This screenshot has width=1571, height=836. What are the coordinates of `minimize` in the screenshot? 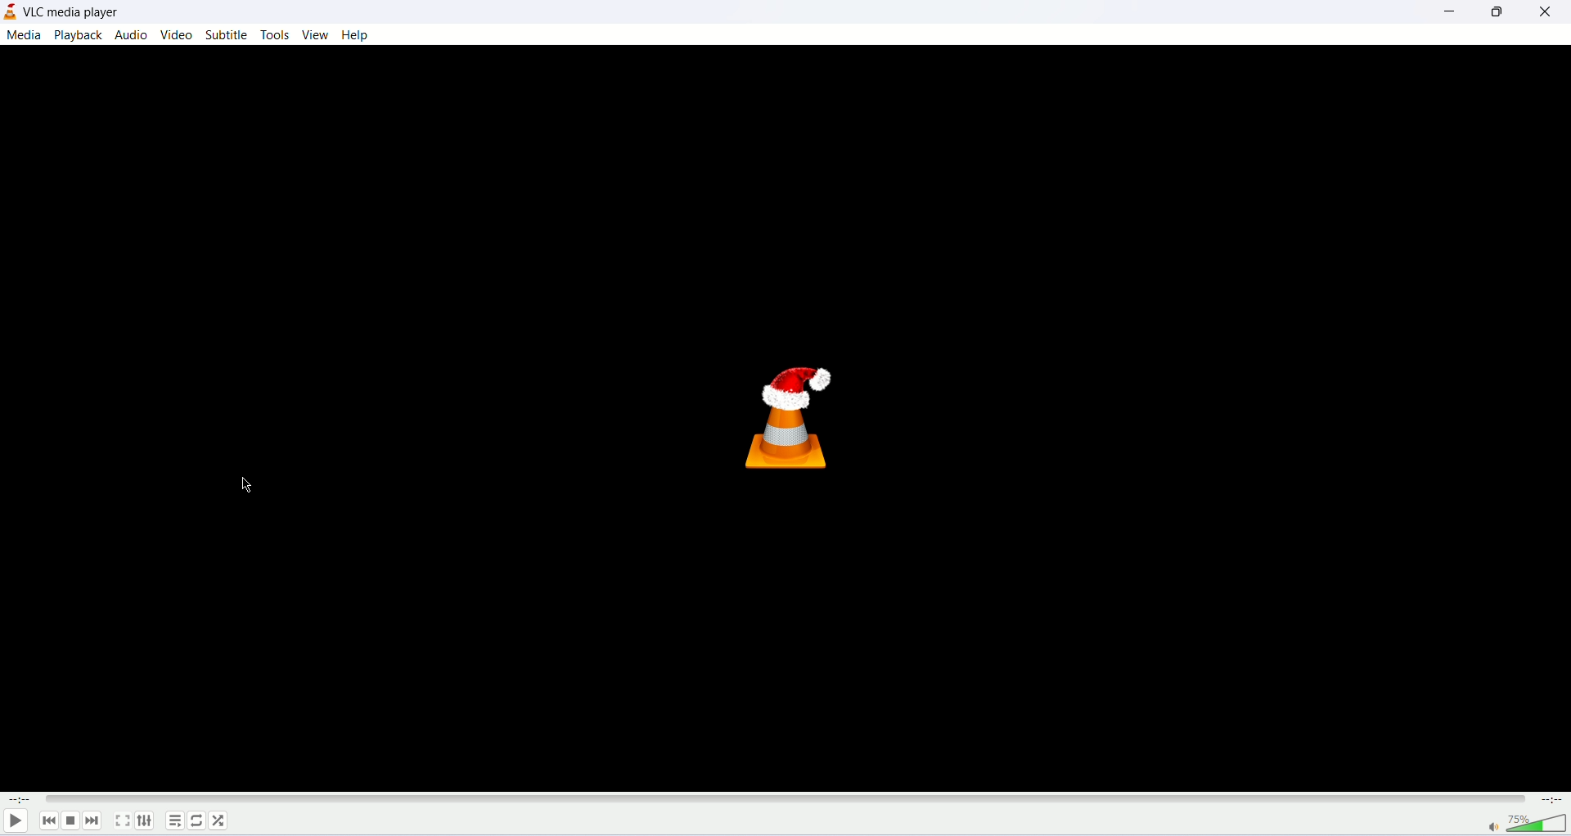 It's located at (1449, 12).